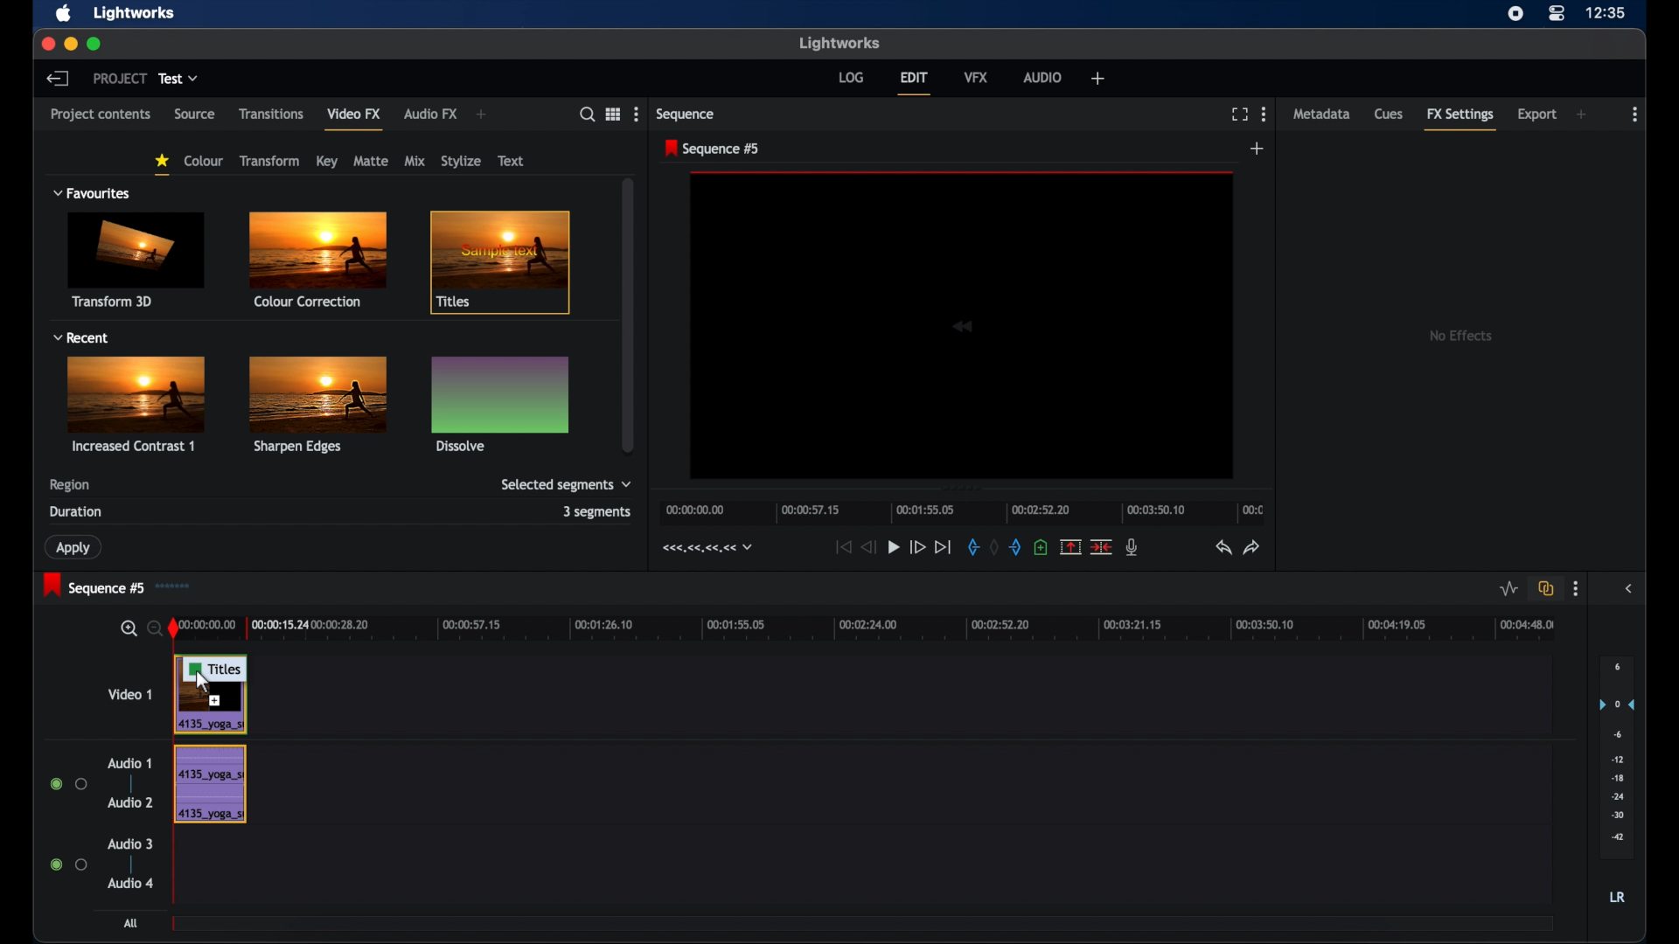 This screenshot has height=944, width=1679. Describe the element at coordinates (133, 924) in the screenshot. I see `all` at that location.